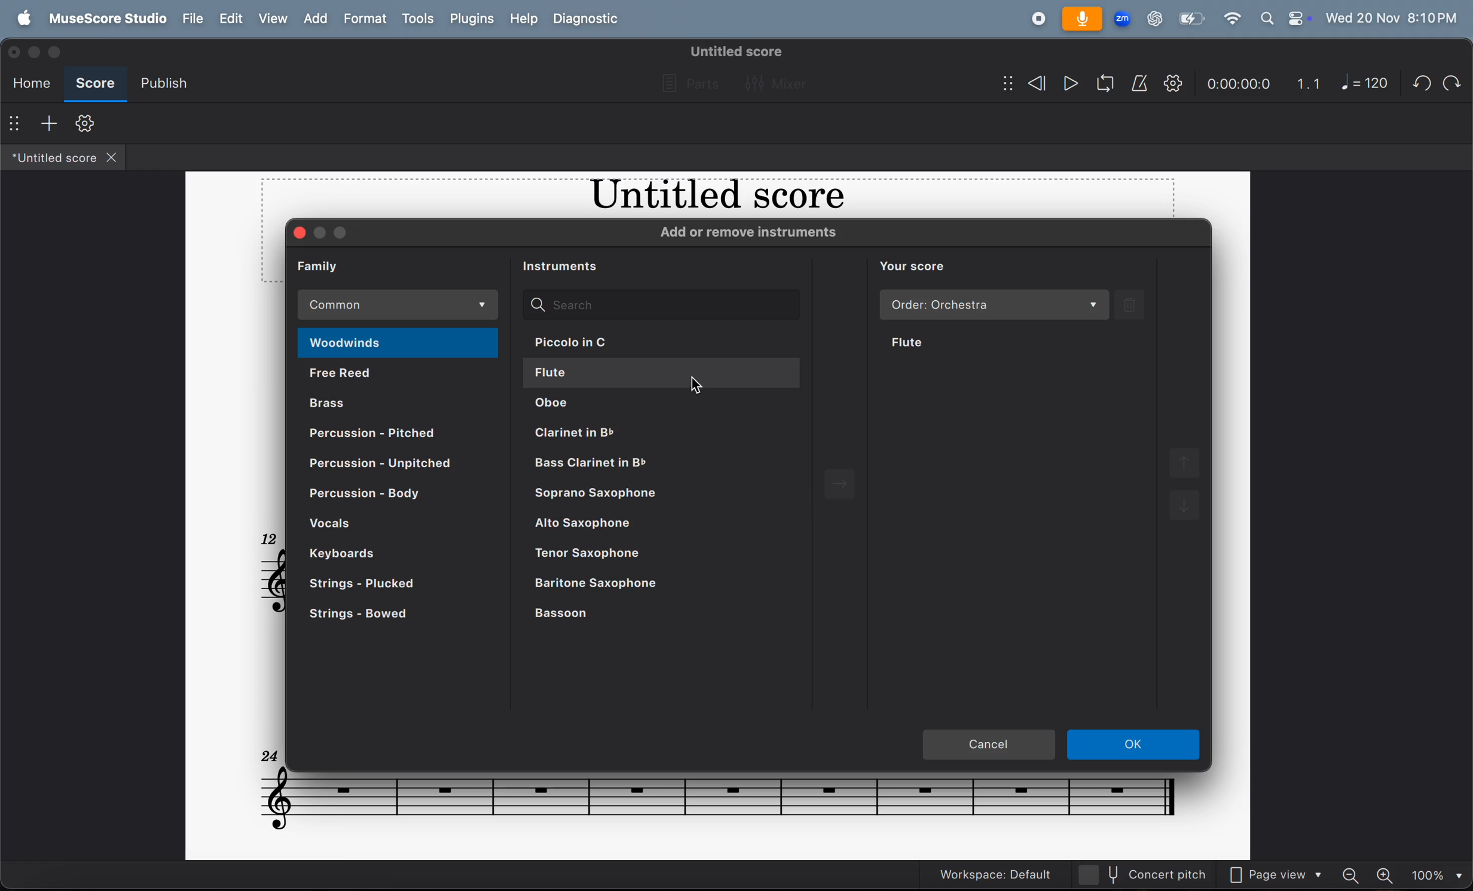  I want to click on cursor, so click(701, 385).